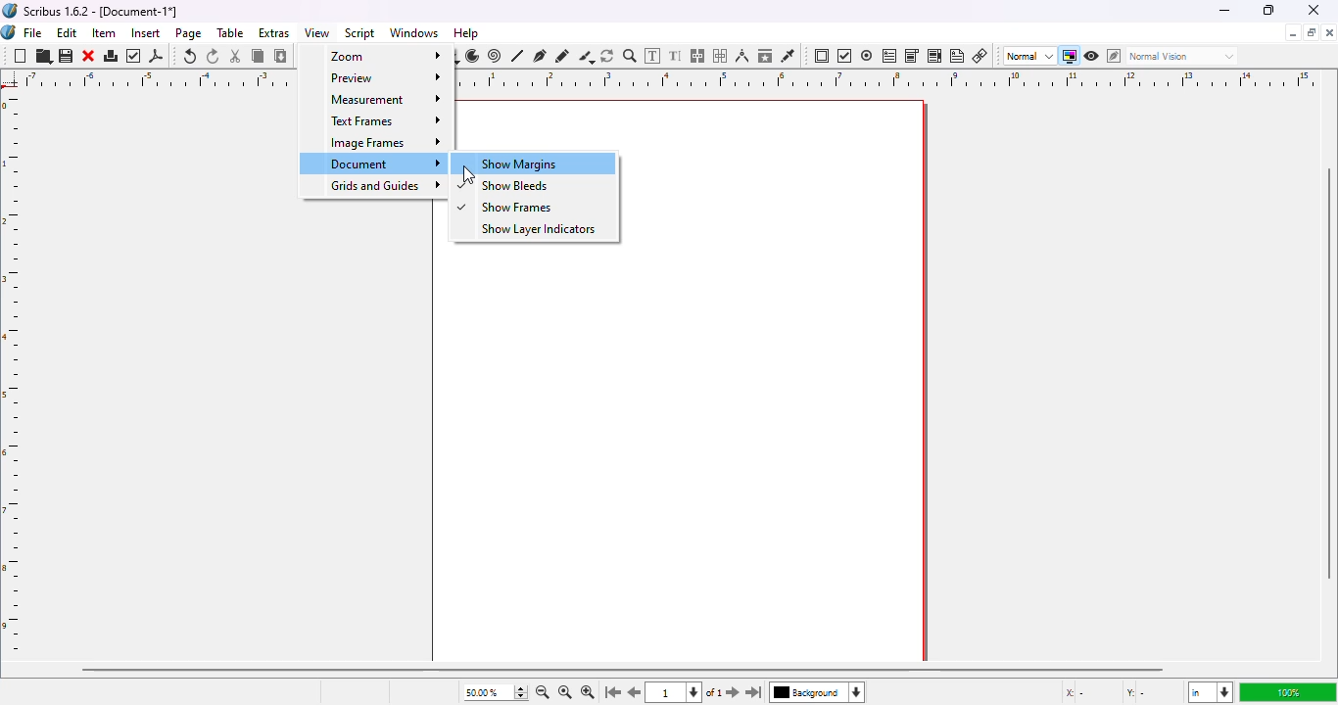 This screenshot has height=705, width=1338. Describe the element at coordinates (258, 56) in the screenshot. I see `copy` at that location.